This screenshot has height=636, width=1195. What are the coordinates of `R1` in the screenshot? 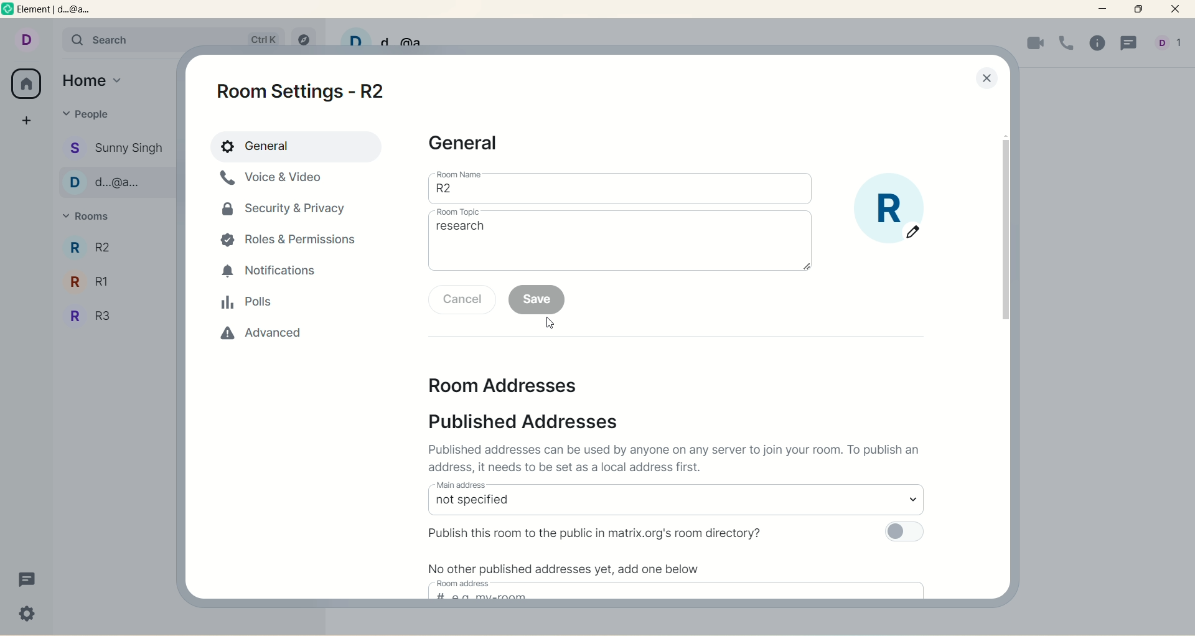 It's located at (115, 246).